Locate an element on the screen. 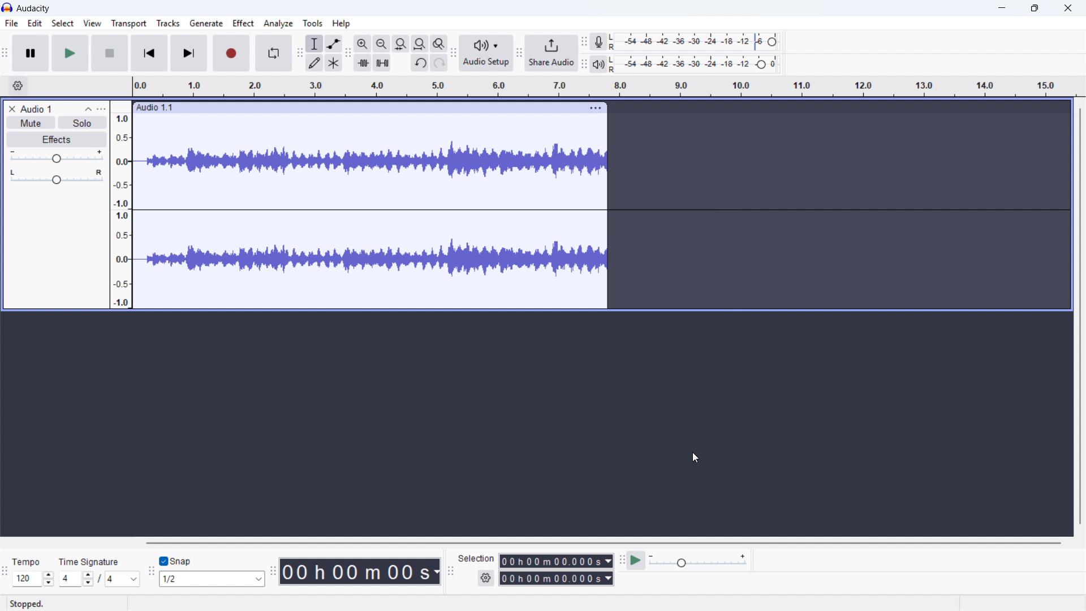 The width and height of the screenshot is (1086, 611). Play at speed is located at coordinates (636, 560).